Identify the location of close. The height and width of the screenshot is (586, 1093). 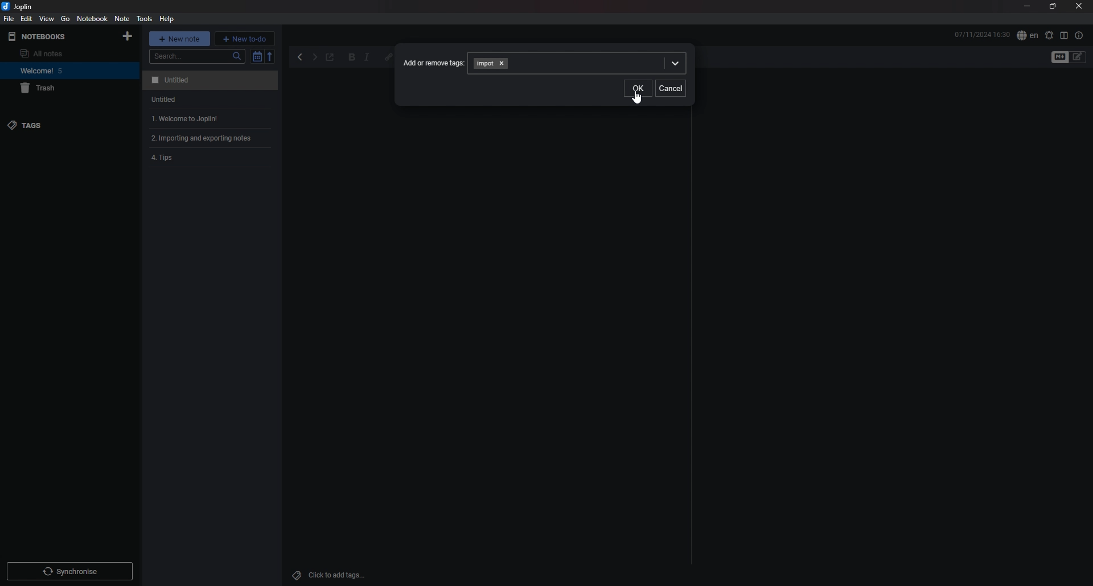
(1079, 7).